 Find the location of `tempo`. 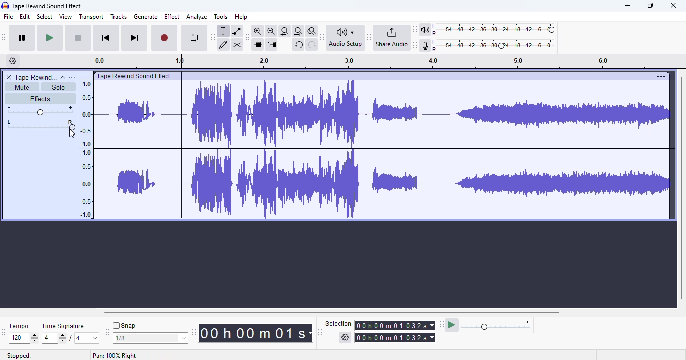

tempo is located at coordinates (18, 326).